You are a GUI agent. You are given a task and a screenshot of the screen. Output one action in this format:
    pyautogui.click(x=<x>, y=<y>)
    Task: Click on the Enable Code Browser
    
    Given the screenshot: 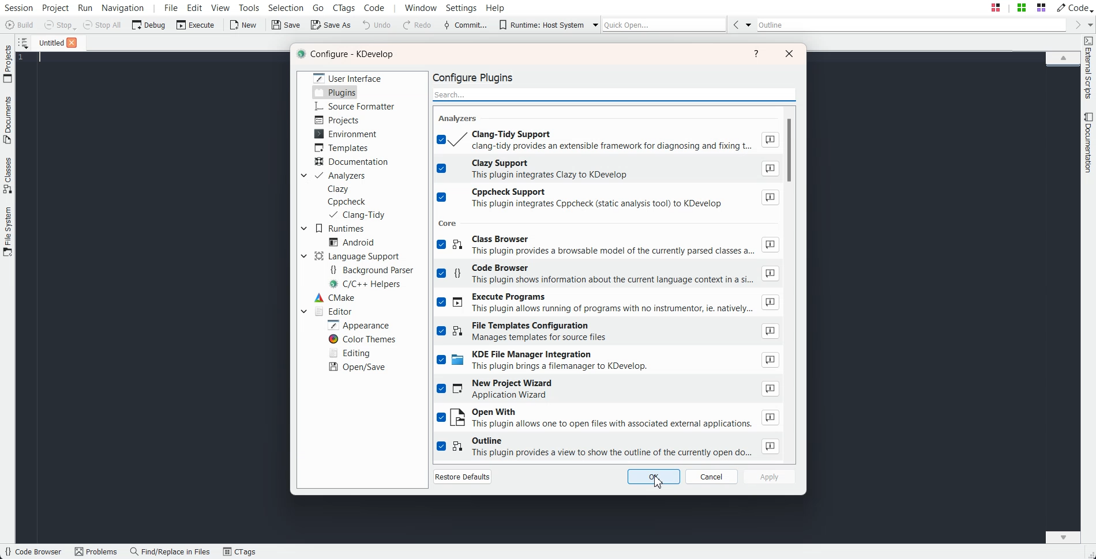 What is the action you would take?
    pyautogui.click(x=608, y=275)
    